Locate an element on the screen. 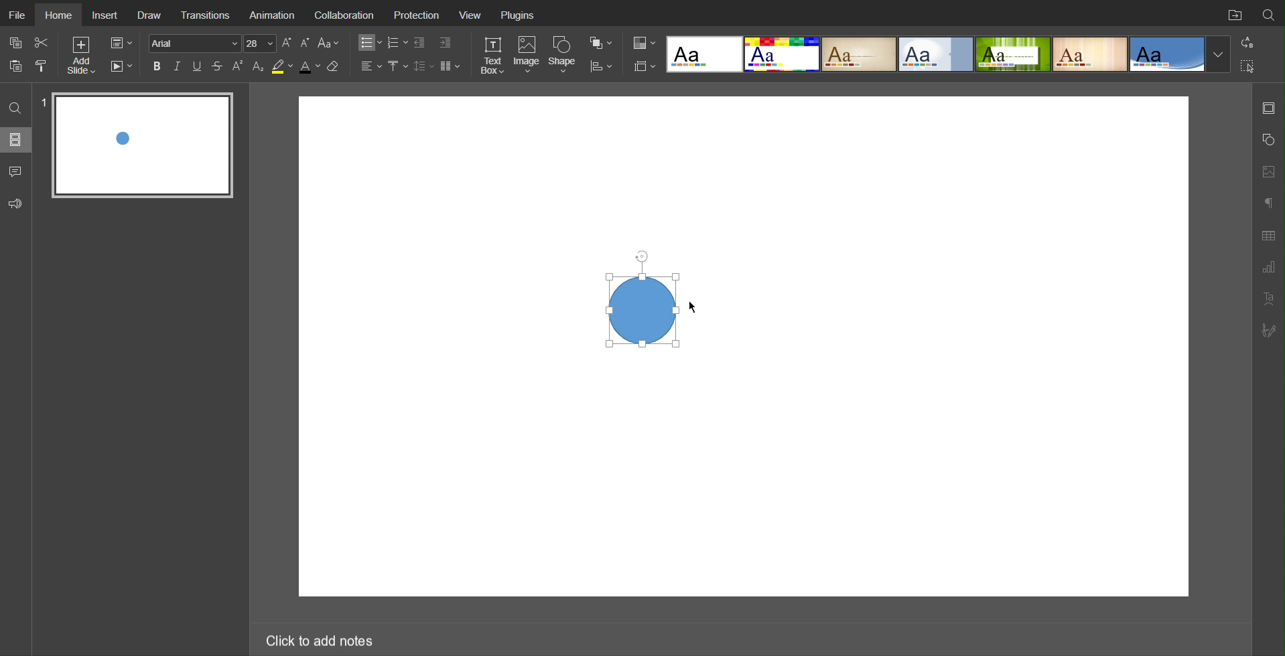  Draw is located at coordinates (153, 15).